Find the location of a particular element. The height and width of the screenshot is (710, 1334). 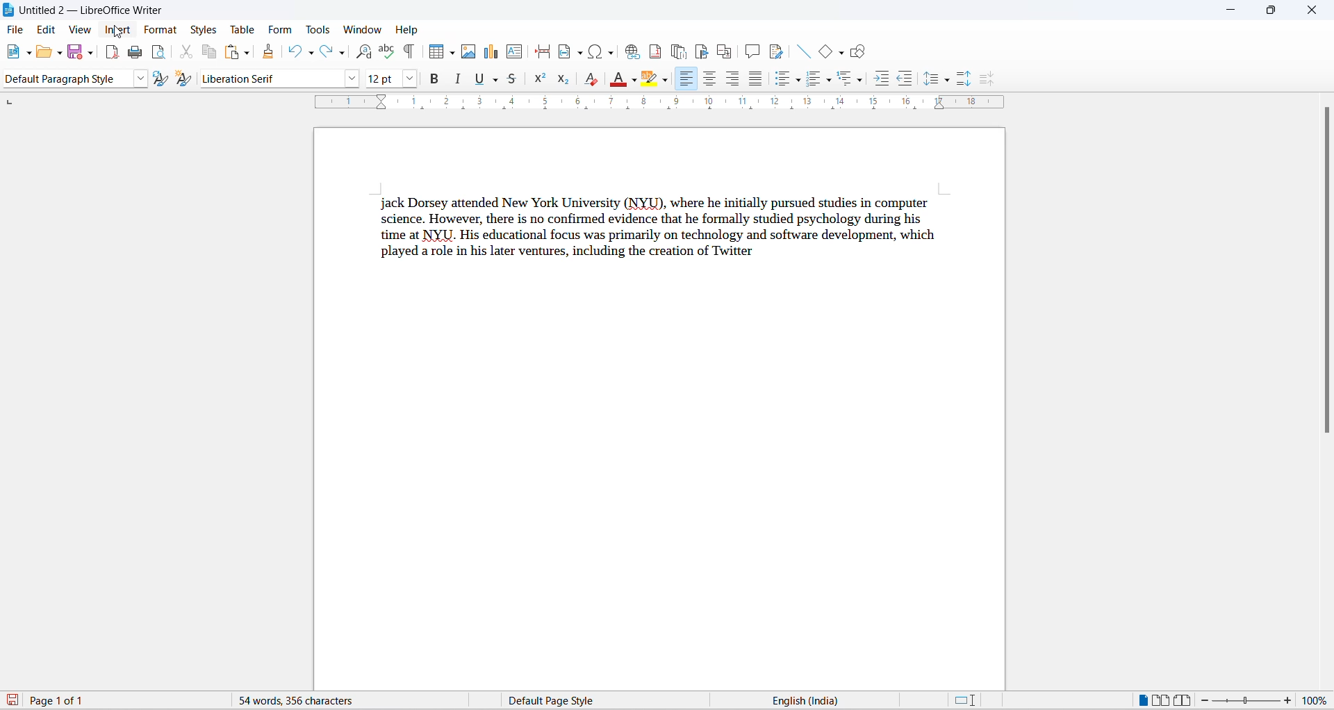

new file options is located at coordinates (28, 53).